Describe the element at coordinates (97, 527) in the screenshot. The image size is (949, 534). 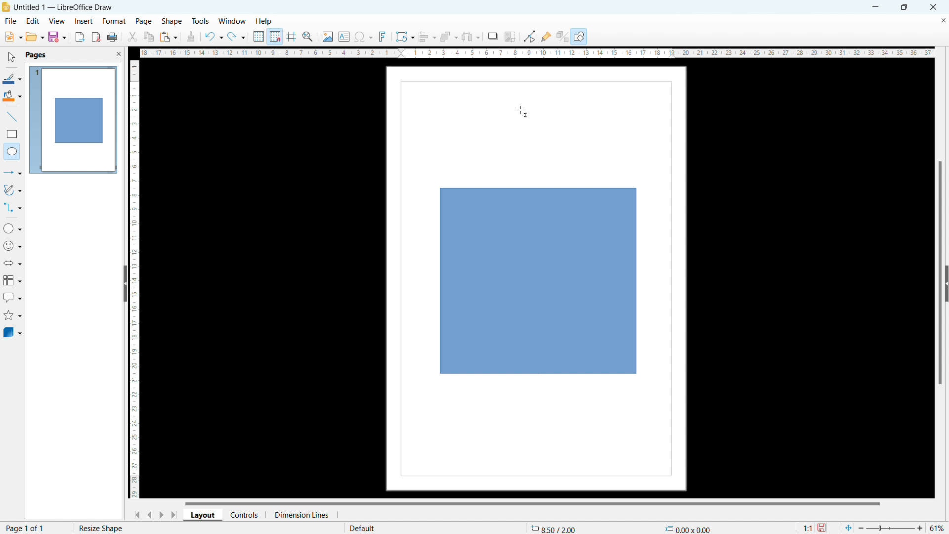
I see `resize shape` at that location.